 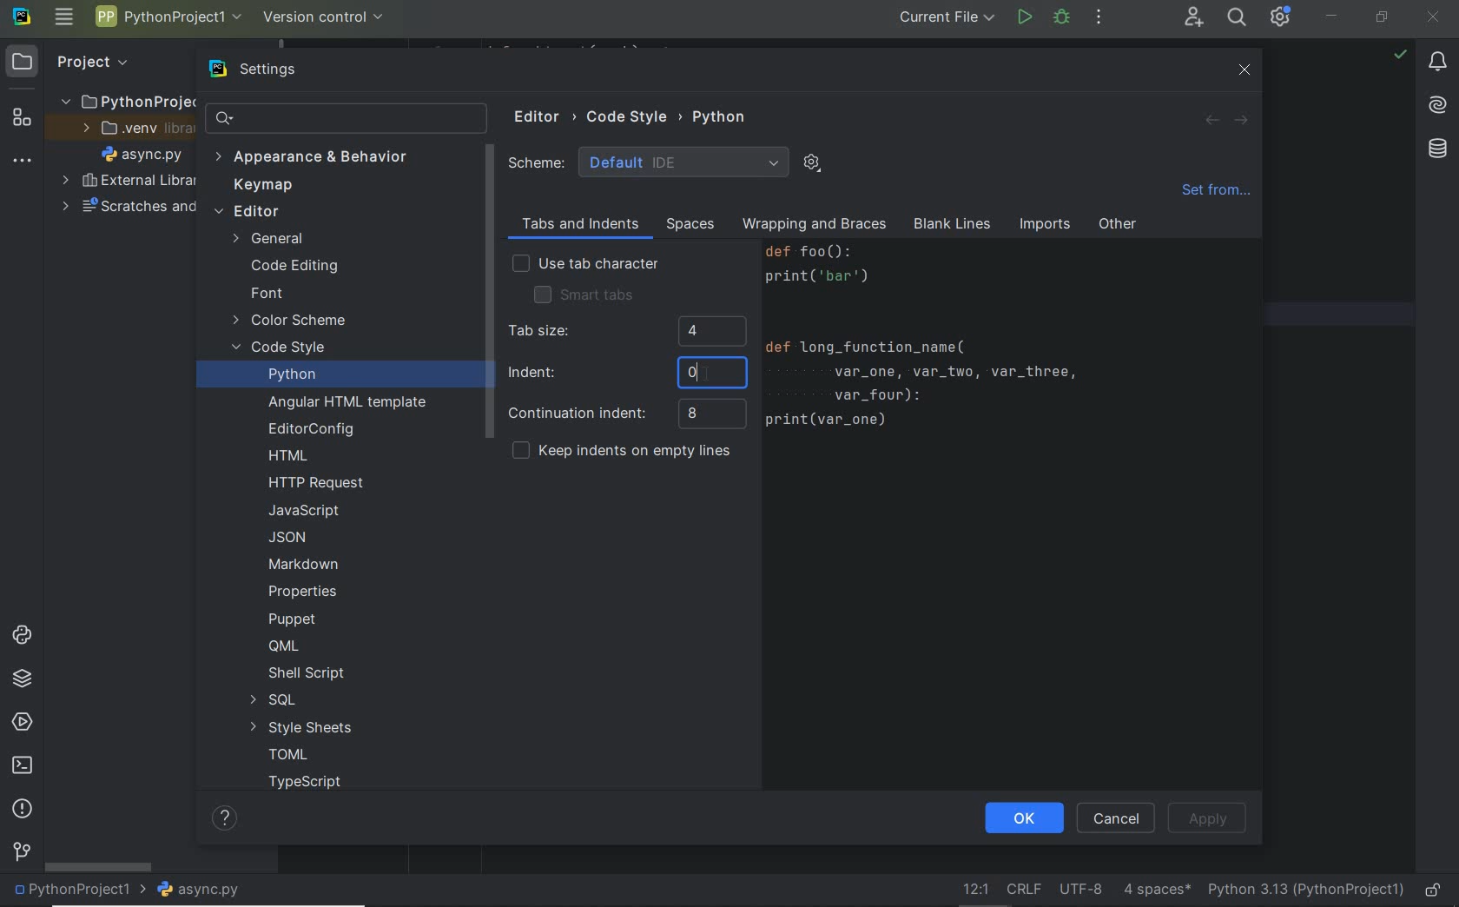 What do you see at coordinates (166, 19) in the screenshot?
I see `Project name` at bounding box center [166, 19].